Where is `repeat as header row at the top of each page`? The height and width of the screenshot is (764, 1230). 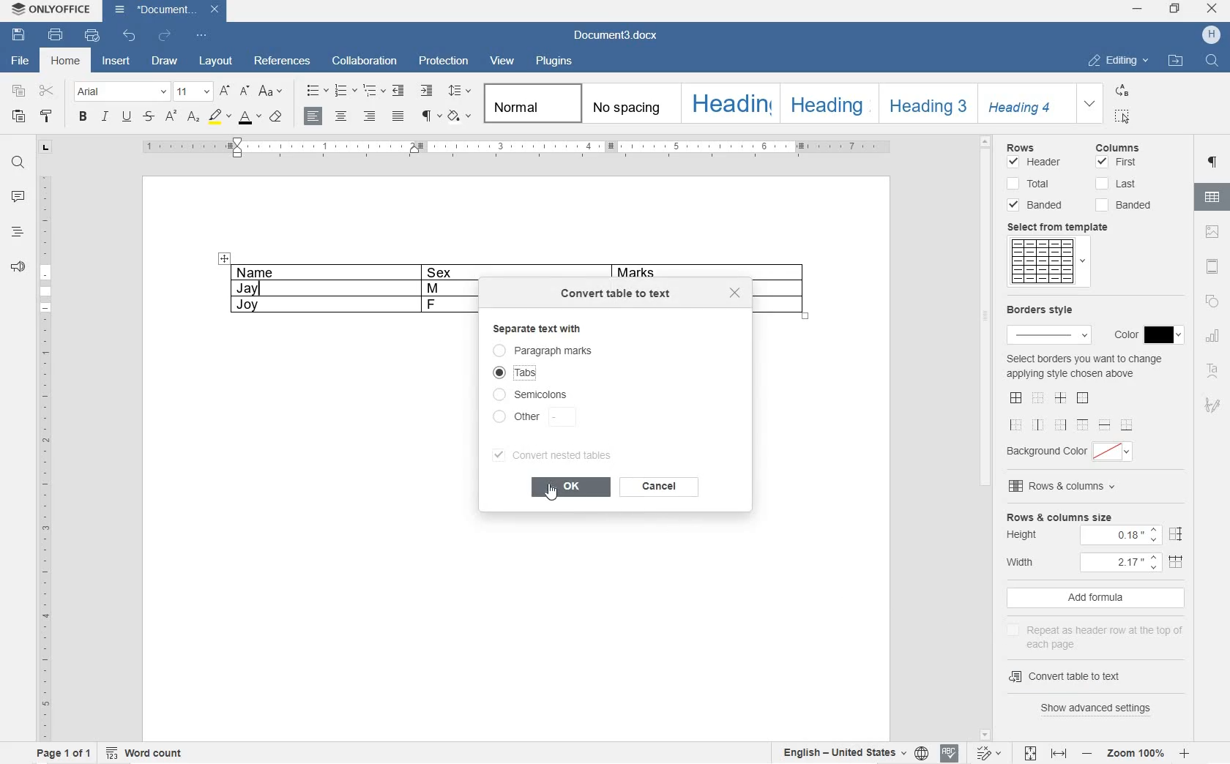 repeat as header row at the top of each page is located at coordinates (1094, 636).